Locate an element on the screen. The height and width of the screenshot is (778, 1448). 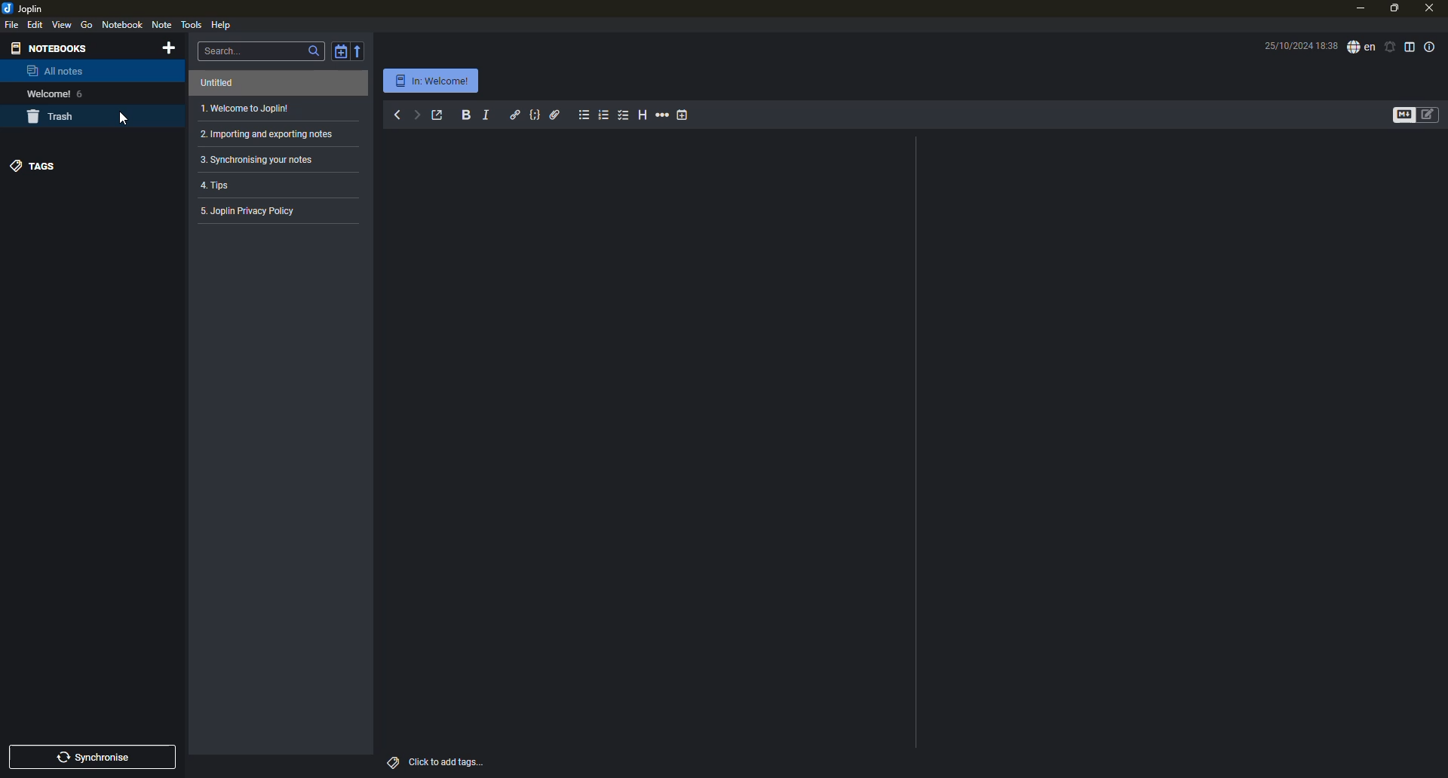
minimize is located at coordinates (1358, 9).